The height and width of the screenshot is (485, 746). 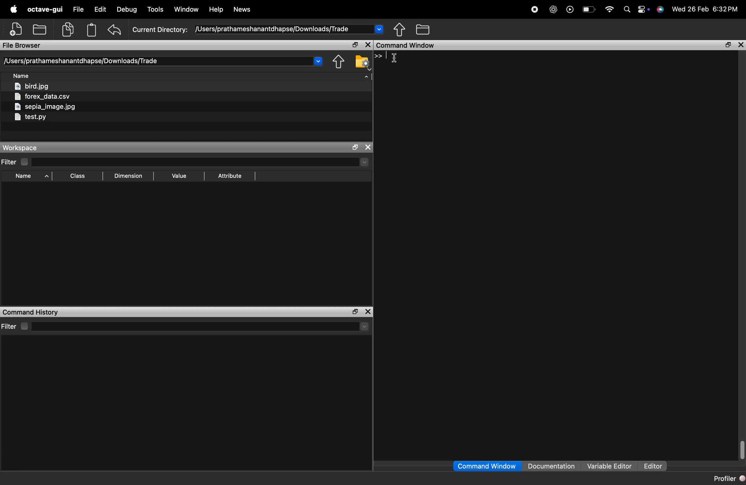 What do you see at coordinates (164, 61) in the screenshot?
I see `current directory` at bounding box center [164, 61].